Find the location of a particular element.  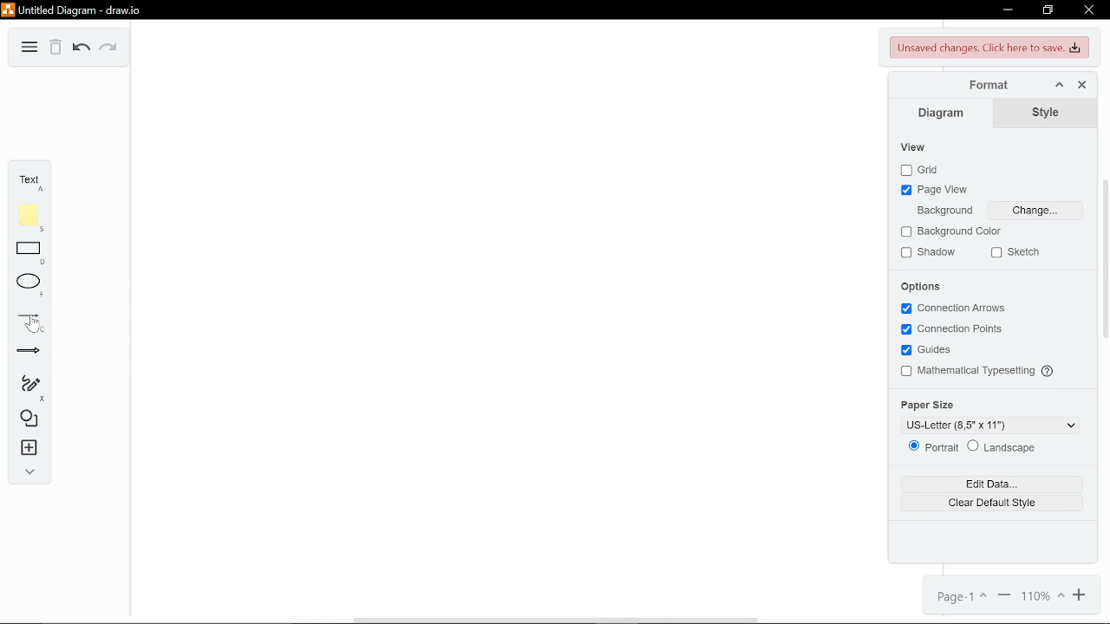

Connection points is located at coordinates (956, 330).